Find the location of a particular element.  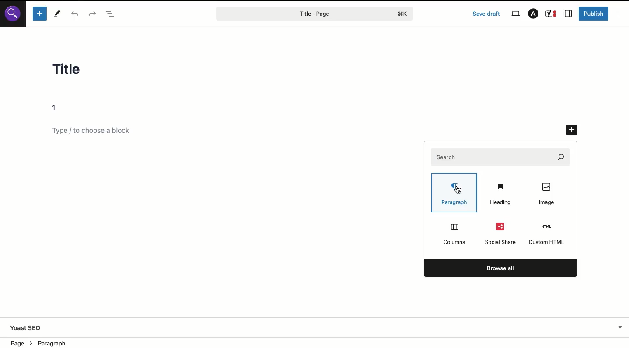

Sidebar is located at coordinates (568, 14).